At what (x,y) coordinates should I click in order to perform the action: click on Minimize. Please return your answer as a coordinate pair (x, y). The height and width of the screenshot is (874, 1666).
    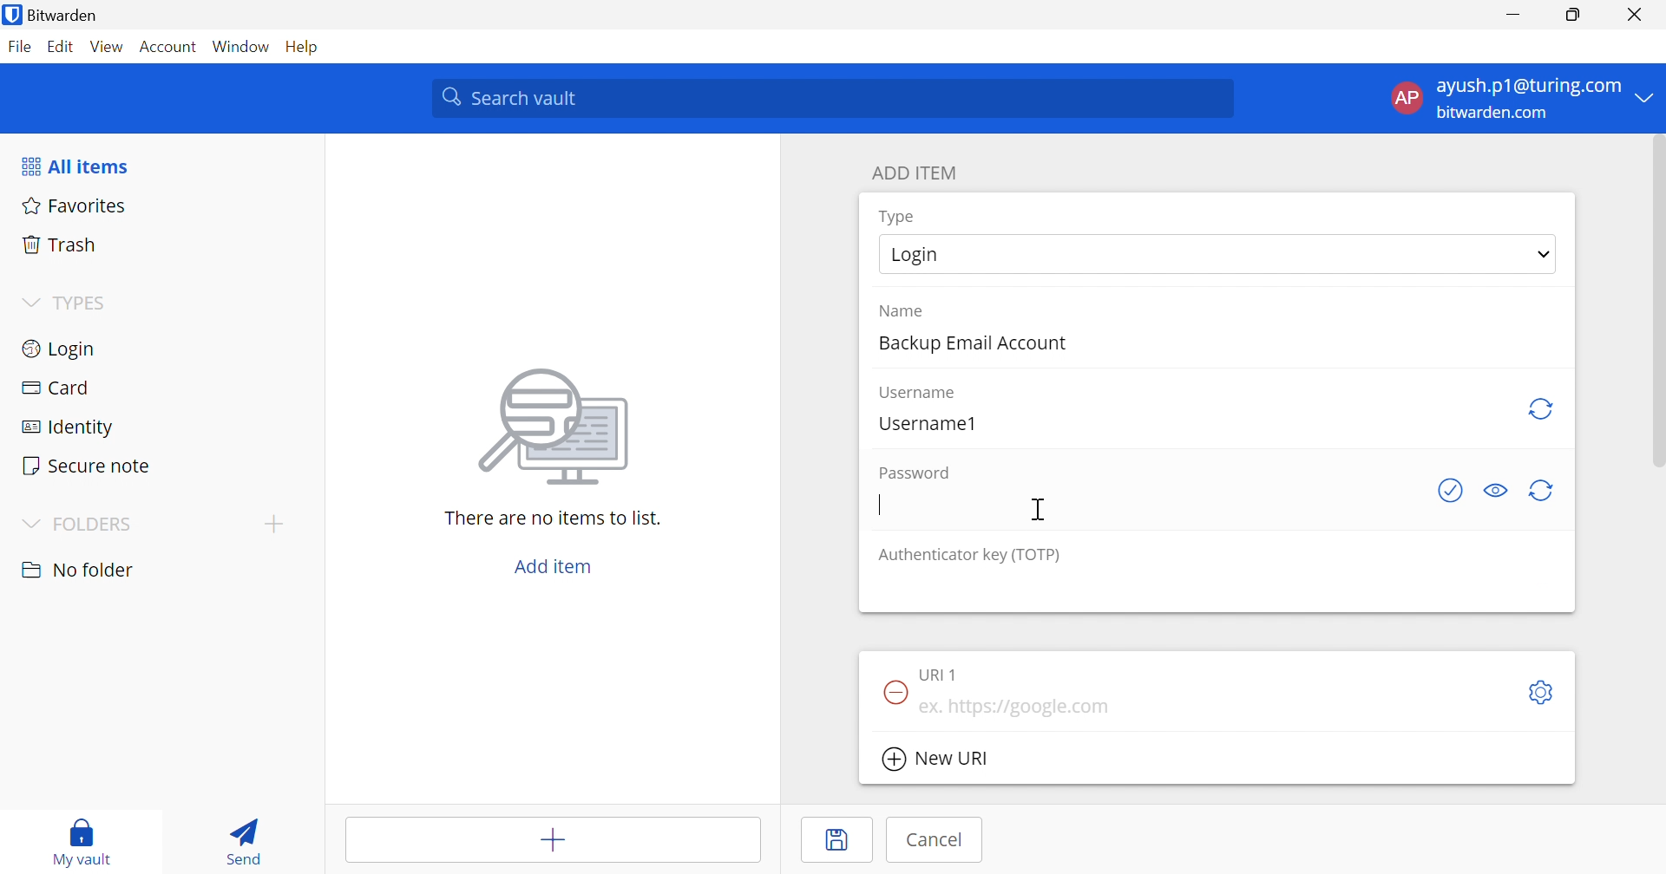
    Looking at the image, I should click on (1512, 14).